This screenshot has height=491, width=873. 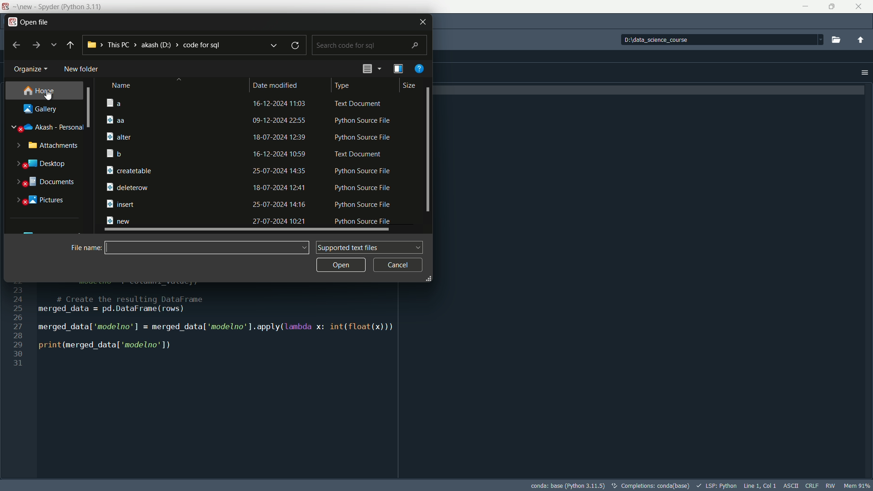 I want to click on directory, so click(x=677, y=39).